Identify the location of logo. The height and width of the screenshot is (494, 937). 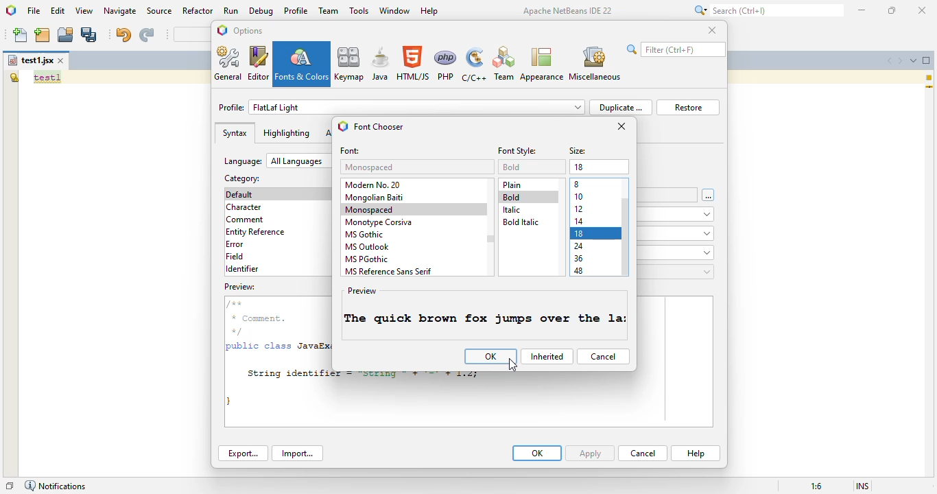
(343, 126).